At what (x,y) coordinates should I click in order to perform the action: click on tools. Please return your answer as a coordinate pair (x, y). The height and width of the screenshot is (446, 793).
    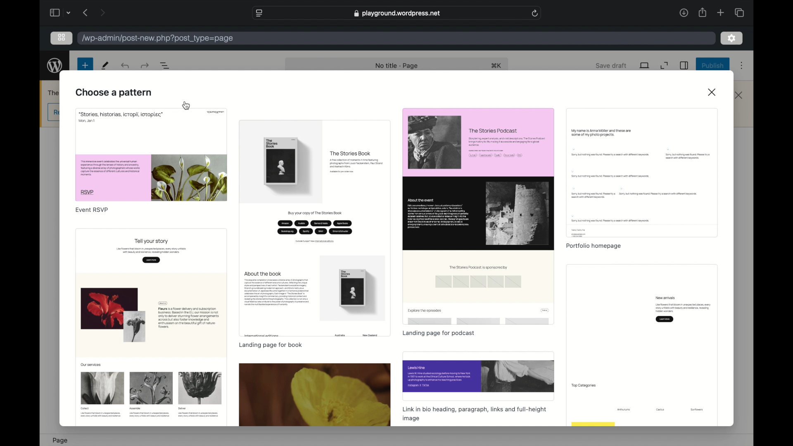
    Looking at the image, I should click on (105, 66).